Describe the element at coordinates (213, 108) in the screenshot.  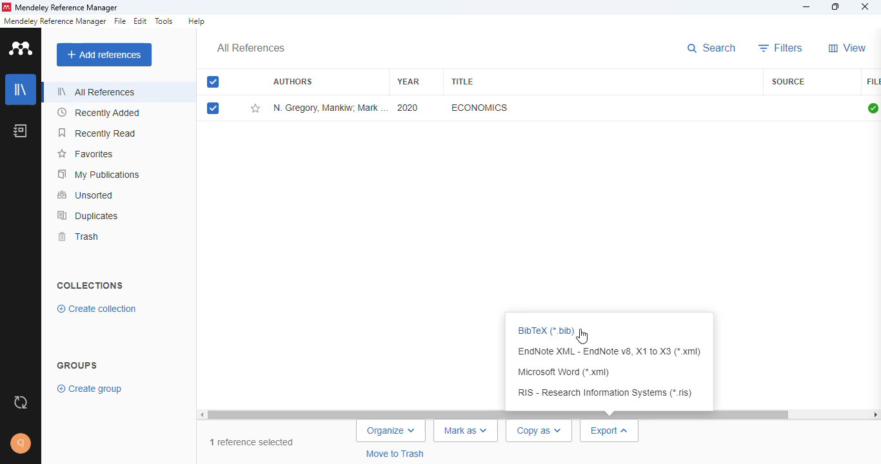
I see `selected` at that location.